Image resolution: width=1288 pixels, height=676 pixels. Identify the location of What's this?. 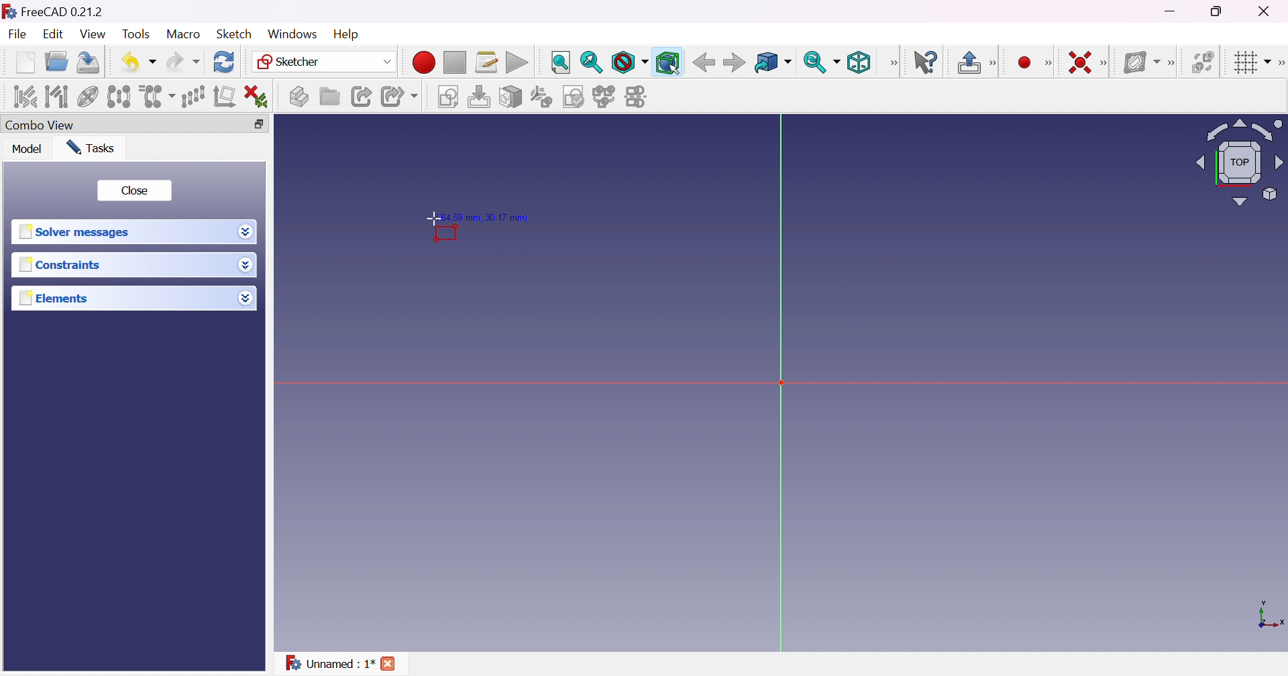
(924, 63).